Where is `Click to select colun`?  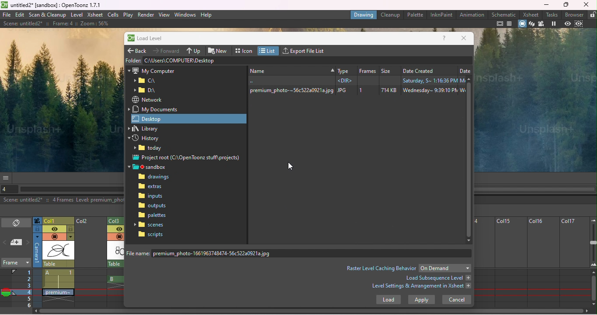
Click to select colun is located at coordinates (59, 220).